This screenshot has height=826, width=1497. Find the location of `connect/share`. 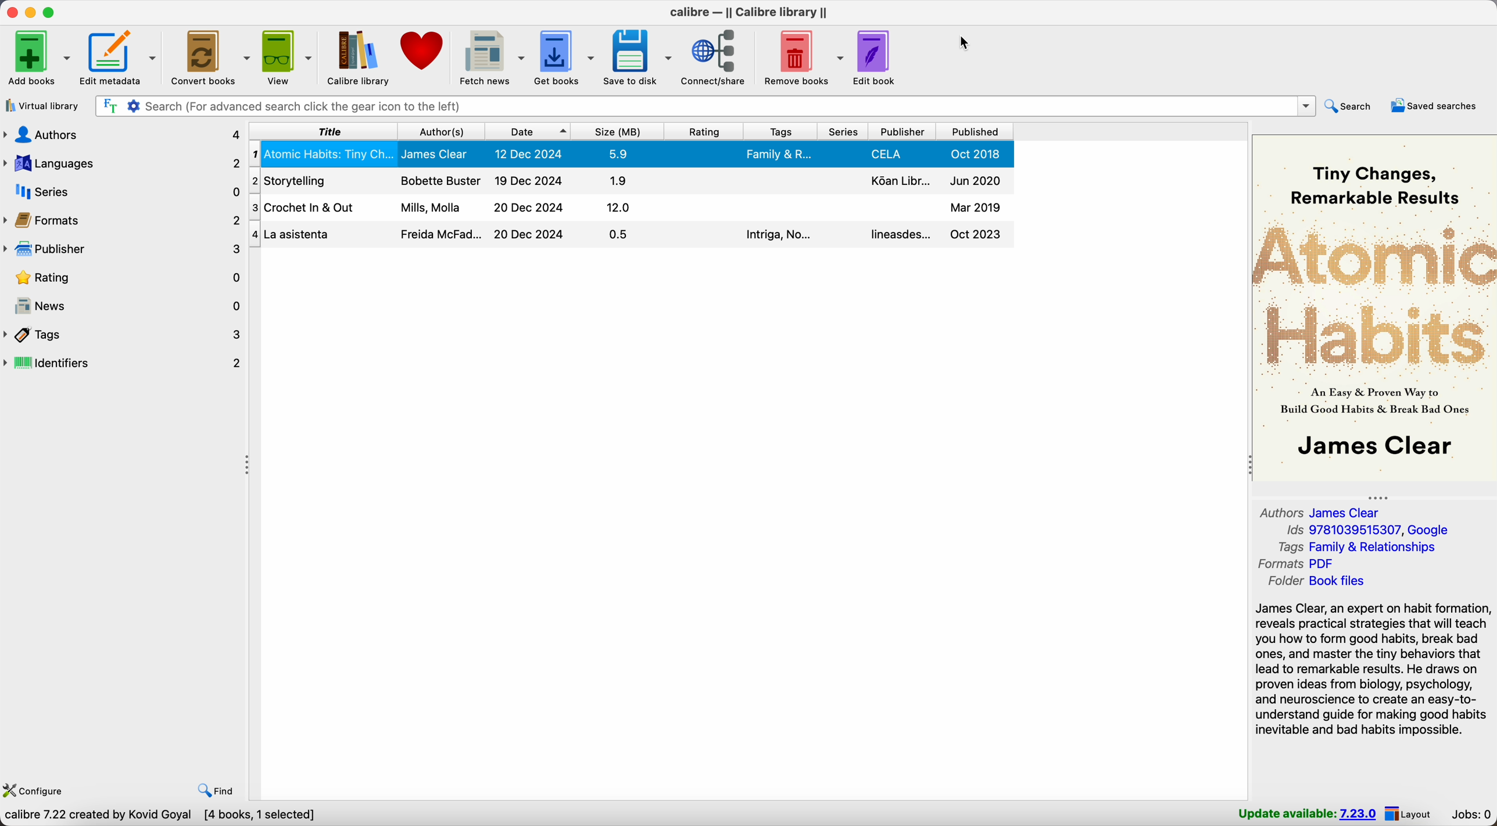

connect/share is located at coordinates (715, 59).